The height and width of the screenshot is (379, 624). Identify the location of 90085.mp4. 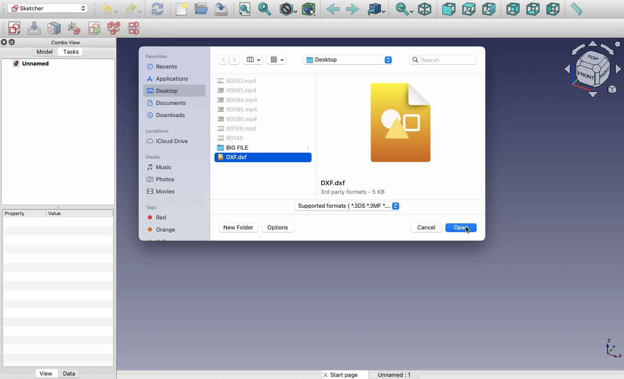
(239, 109).